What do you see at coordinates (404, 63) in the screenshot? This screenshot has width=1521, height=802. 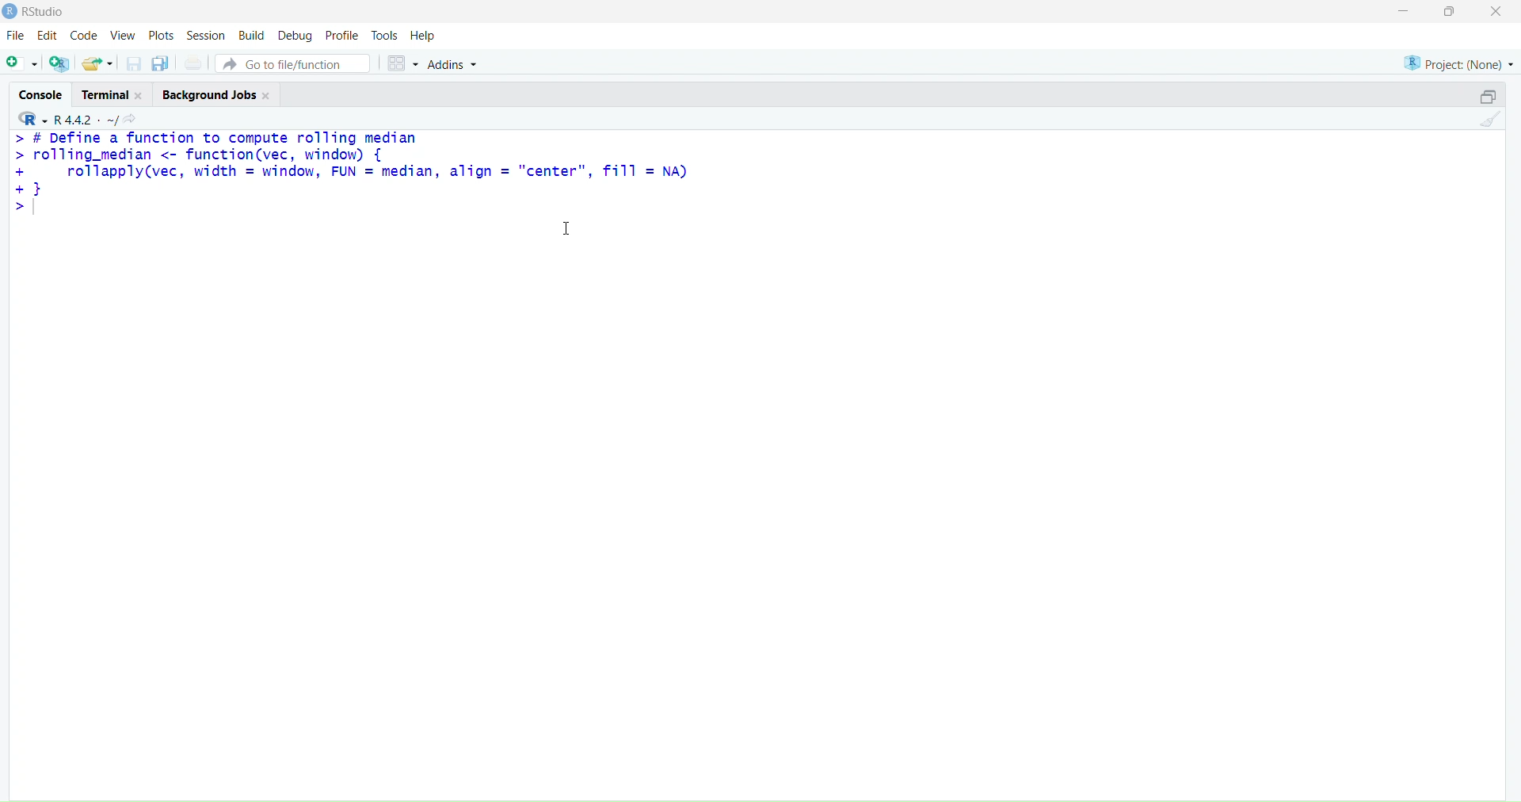 I see `grid` at bounding box center [404, 63].